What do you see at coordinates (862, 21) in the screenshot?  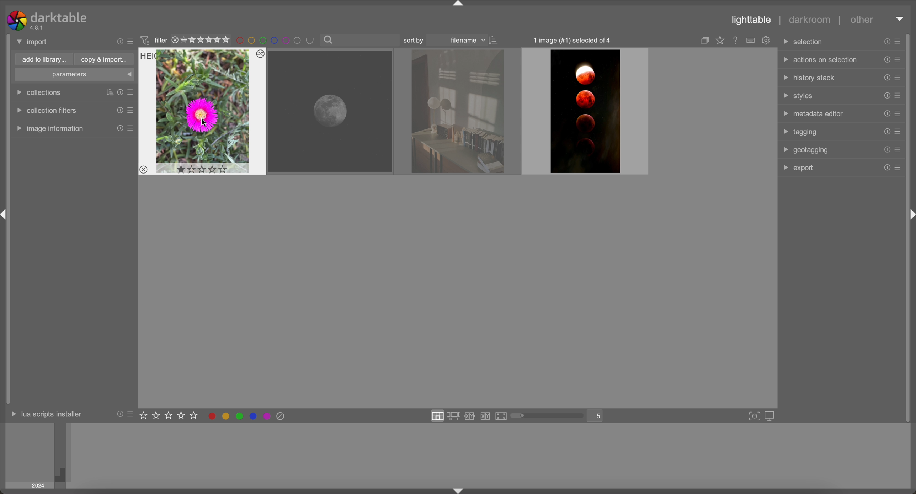 I see `other` at bounding box center [862, 21].